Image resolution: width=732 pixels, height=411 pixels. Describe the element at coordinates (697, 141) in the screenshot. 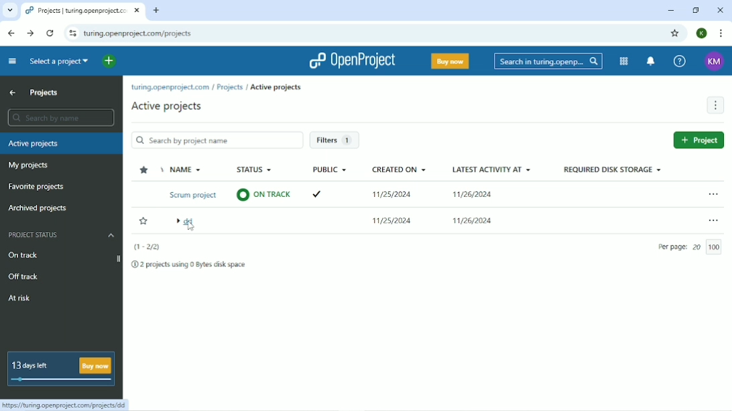

I see `New project` at that location.